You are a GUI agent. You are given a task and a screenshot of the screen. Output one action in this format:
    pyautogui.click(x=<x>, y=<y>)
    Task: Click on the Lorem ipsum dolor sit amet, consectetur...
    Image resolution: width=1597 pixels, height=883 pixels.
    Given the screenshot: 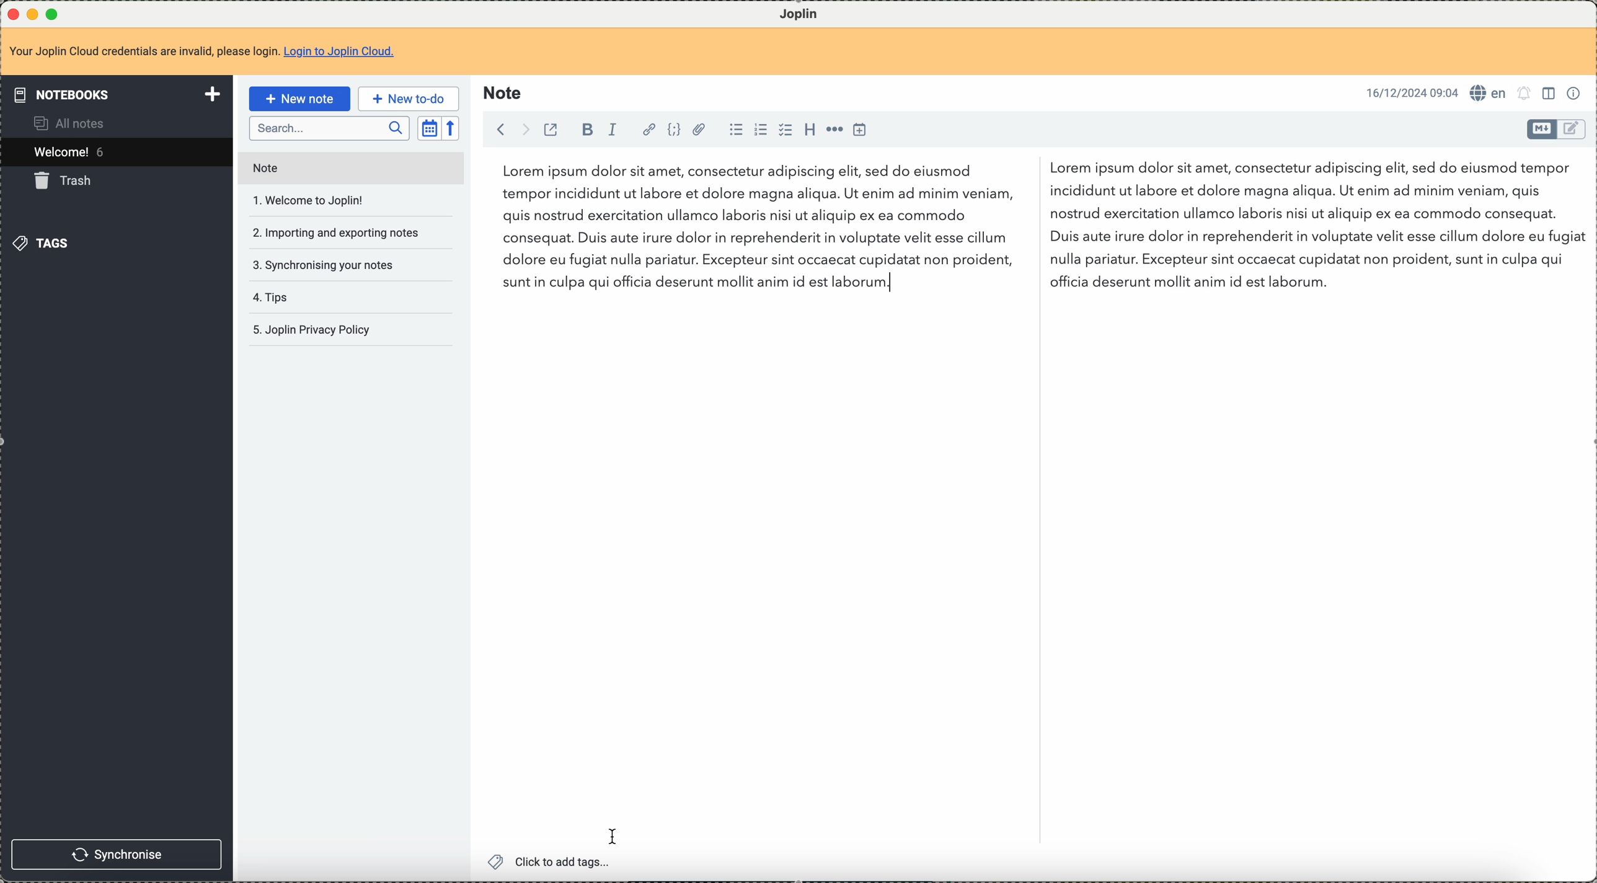 What is the action you would take?
    pyautogui.click(x=1317, y=227)
    